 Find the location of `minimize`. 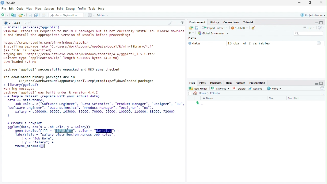

minimize is located at coordinates (300, 3).